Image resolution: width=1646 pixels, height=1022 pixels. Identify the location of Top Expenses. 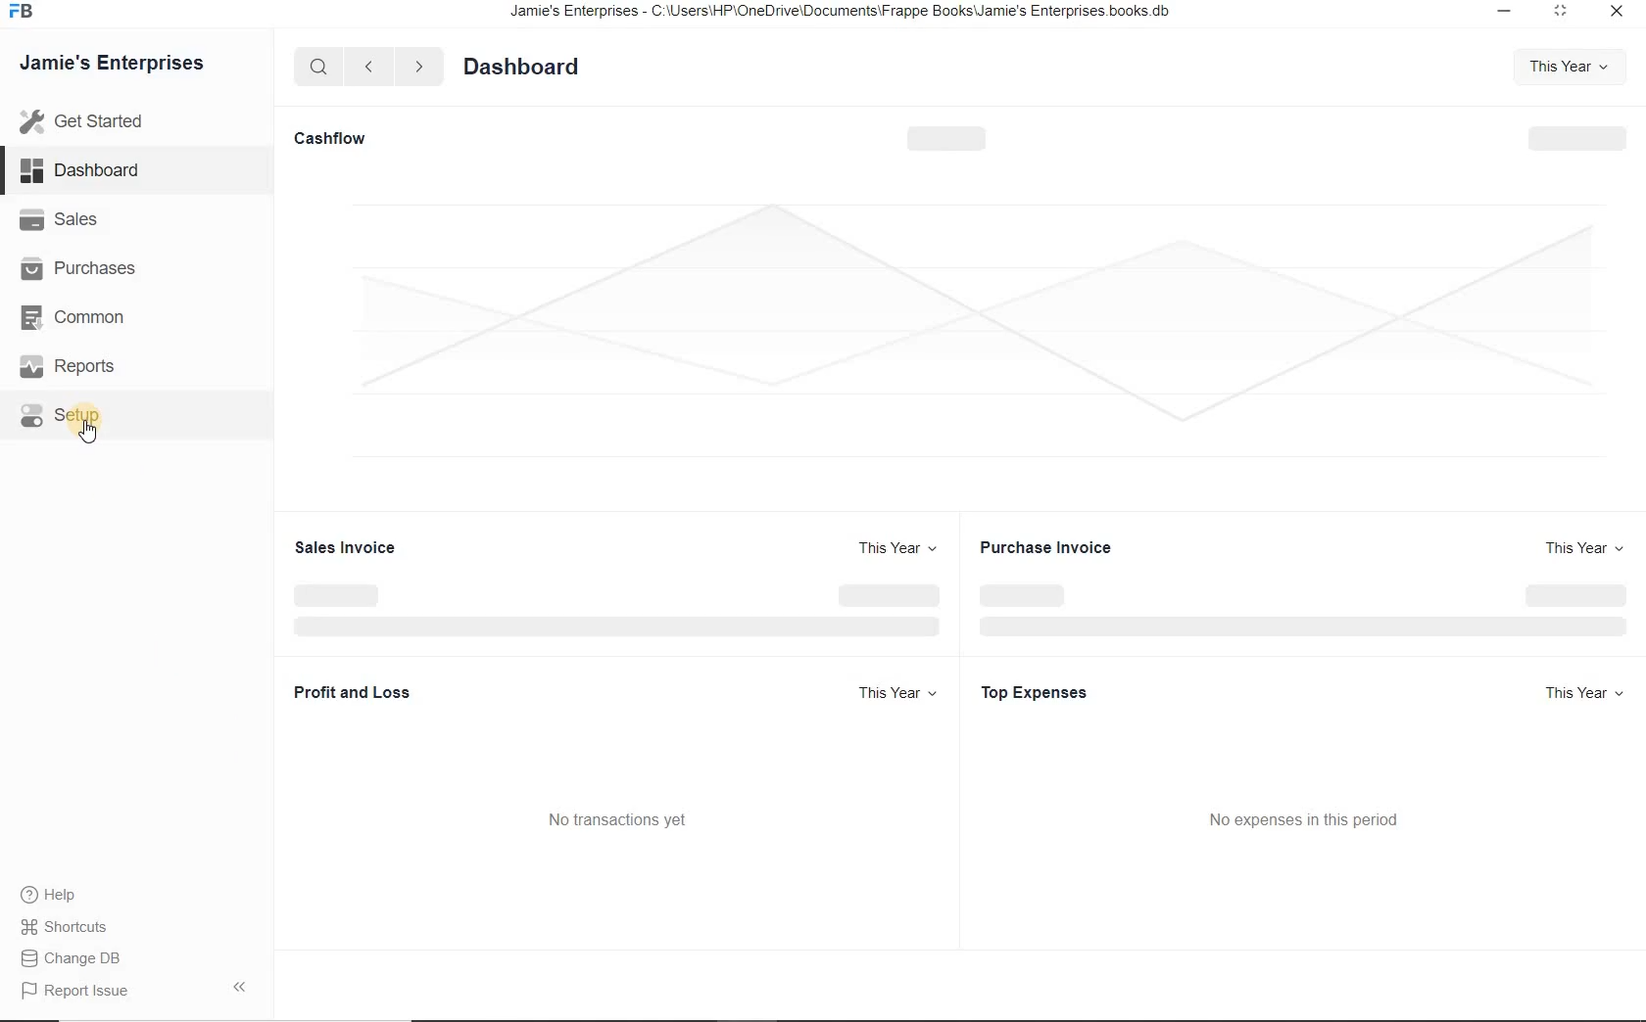
(1038, 692).